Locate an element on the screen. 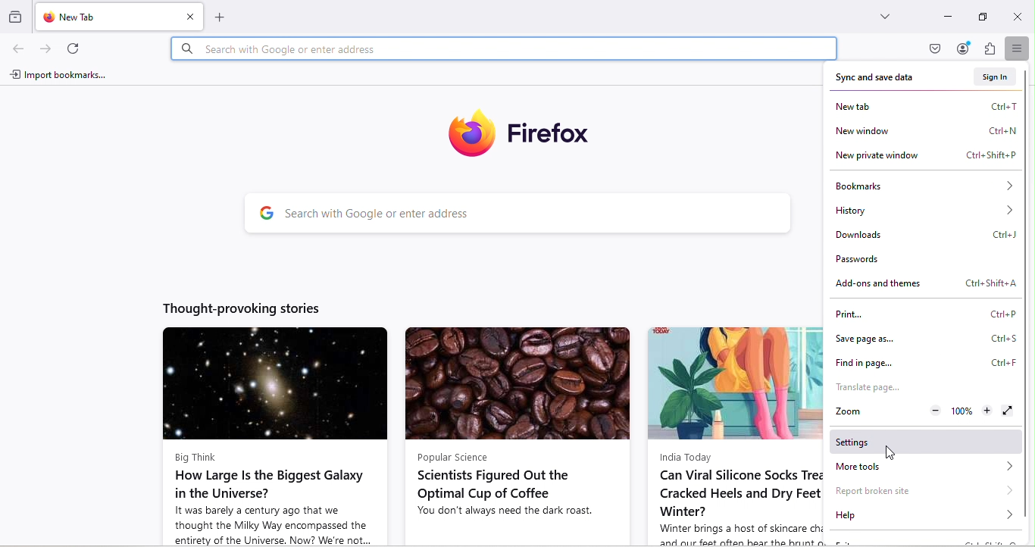 The height and width of the screenshot is (547, 1035). New tab is located at coordinates (99, 18).